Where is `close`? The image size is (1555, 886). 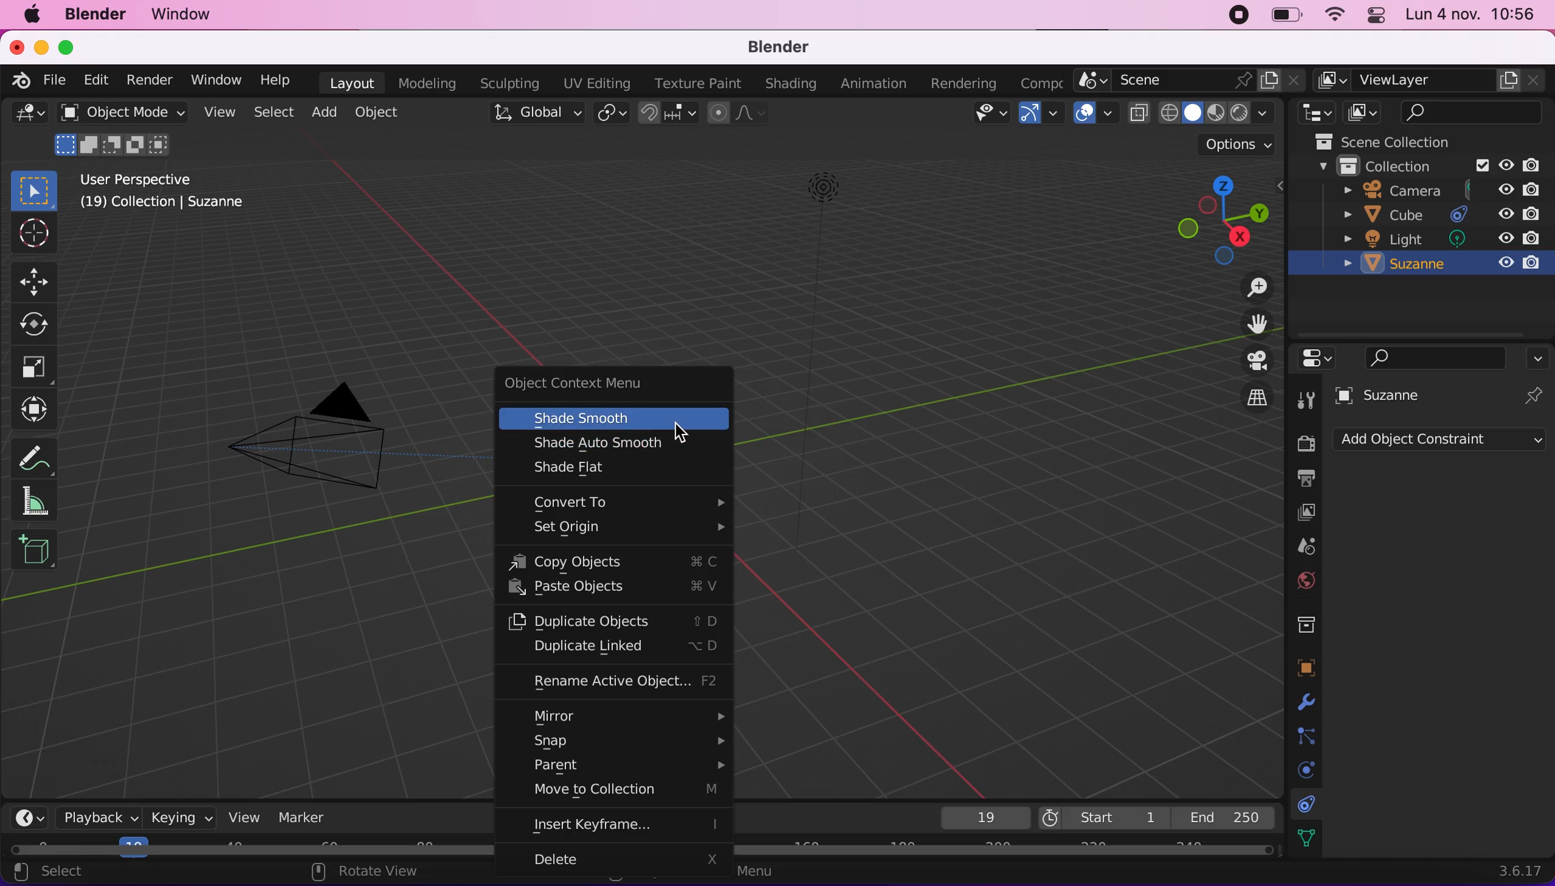
close is located at coordinates (16, 46).